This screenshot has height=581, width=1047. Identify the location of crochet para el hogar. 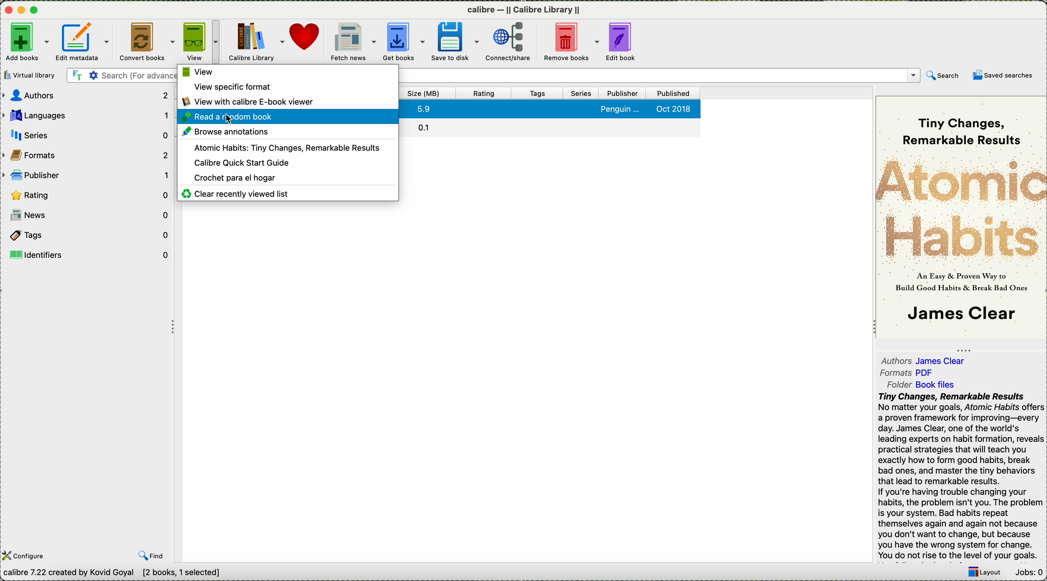
(239, 178).